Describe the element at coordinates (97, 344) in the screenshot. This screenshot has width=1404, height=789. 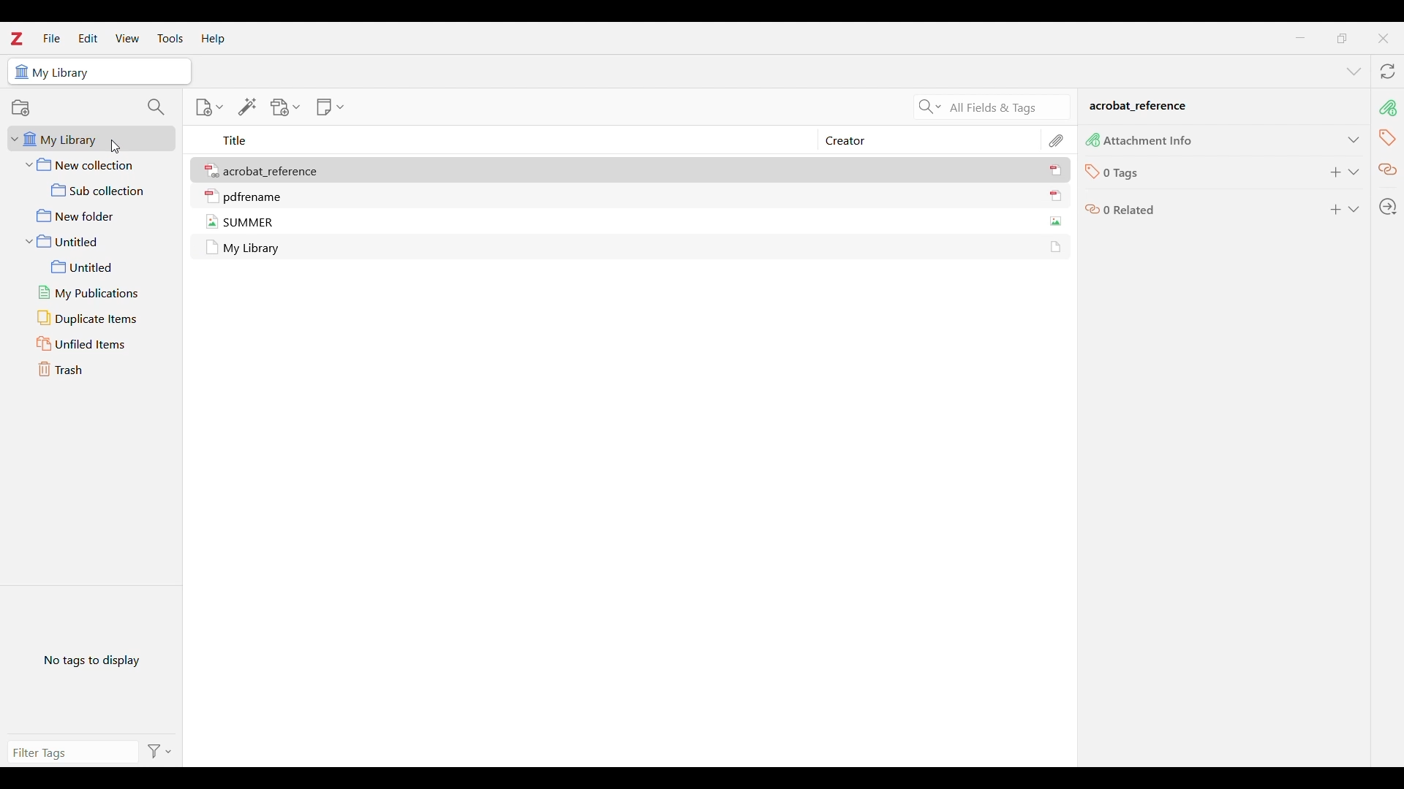
I see `Unfiled items folder` at that location.